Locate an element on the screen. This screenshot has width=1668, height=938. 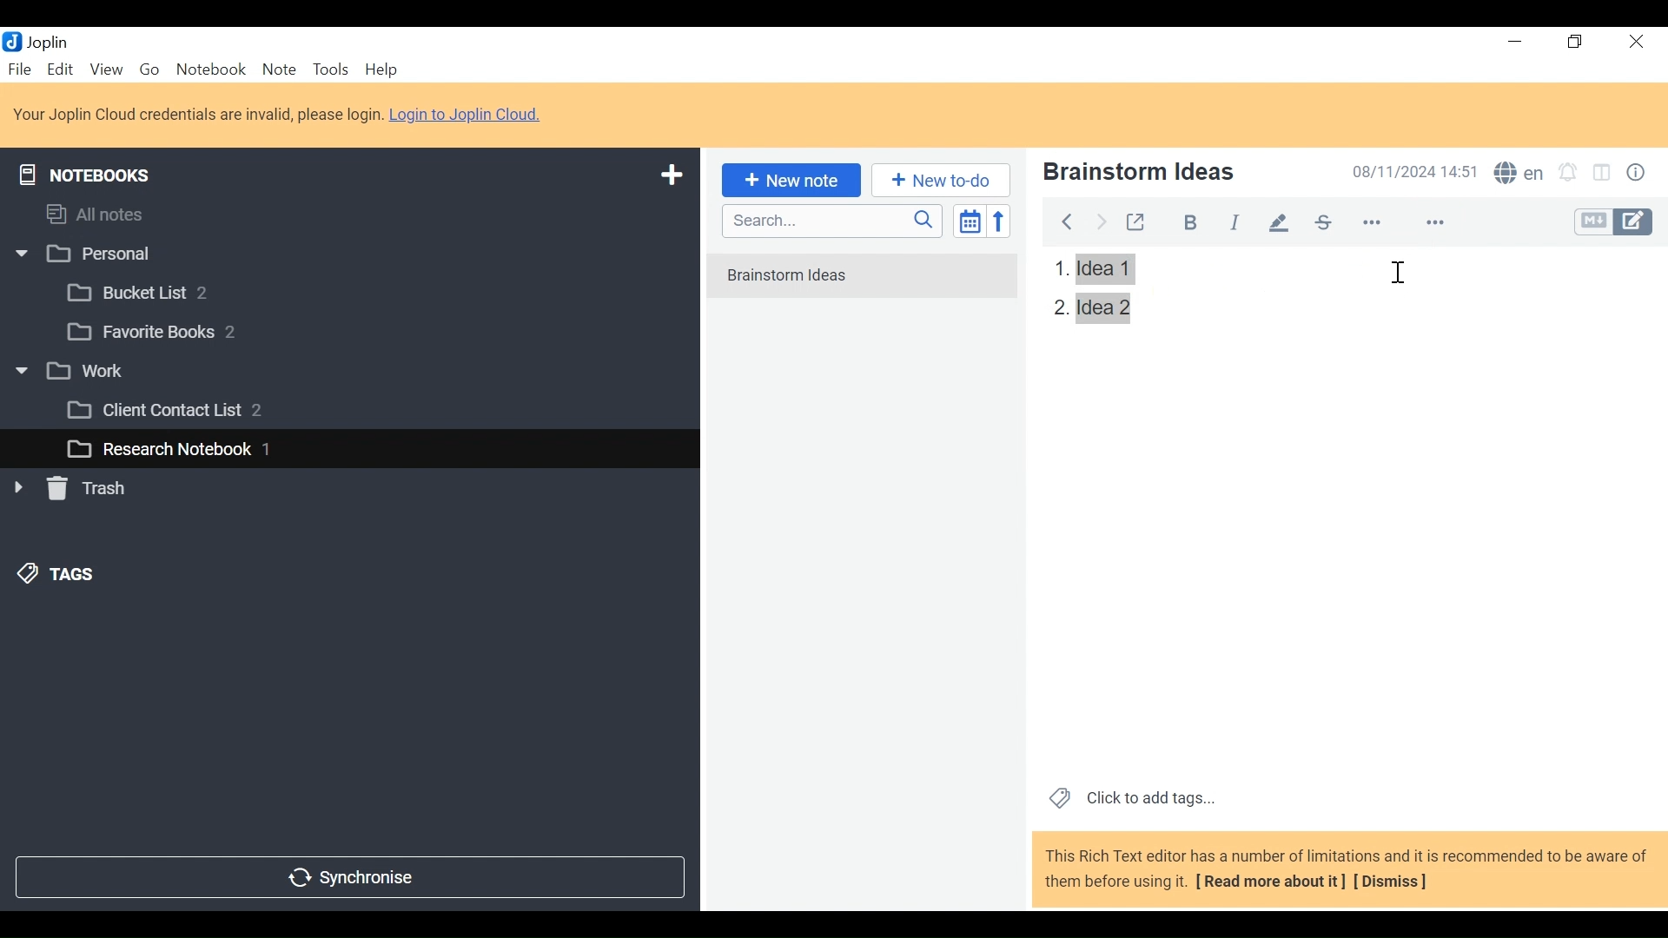
Login to Joplin Cloud is located at coordinates (471, 115).